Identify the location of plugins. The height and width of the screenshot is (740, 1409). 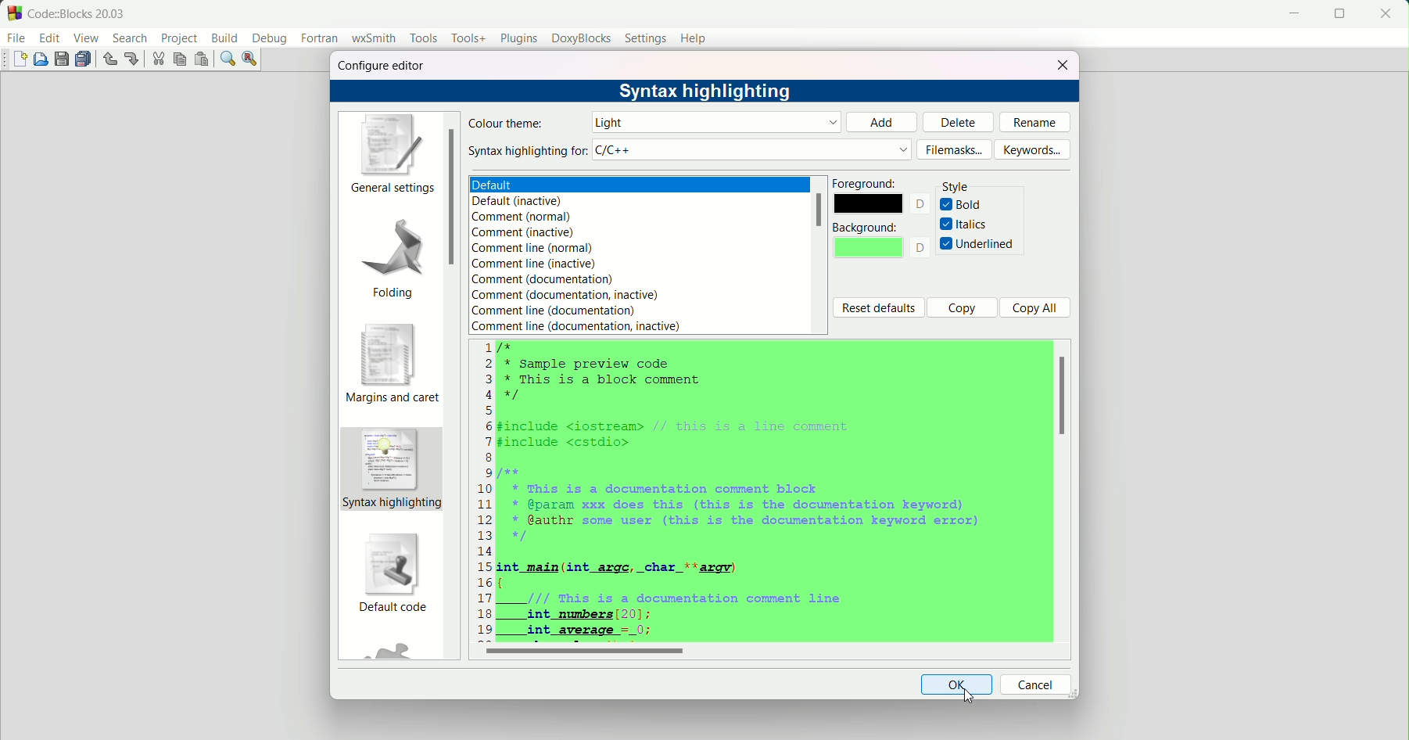
(515, 38).